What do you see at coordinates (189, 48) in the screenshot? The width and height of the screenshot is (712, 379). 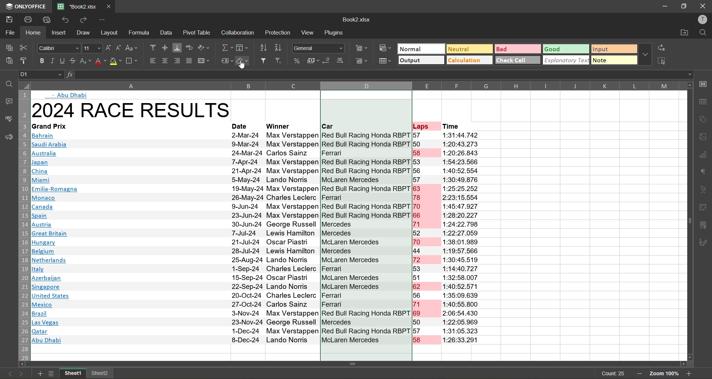 I see `wrap text` at bounding box center [189, 48].